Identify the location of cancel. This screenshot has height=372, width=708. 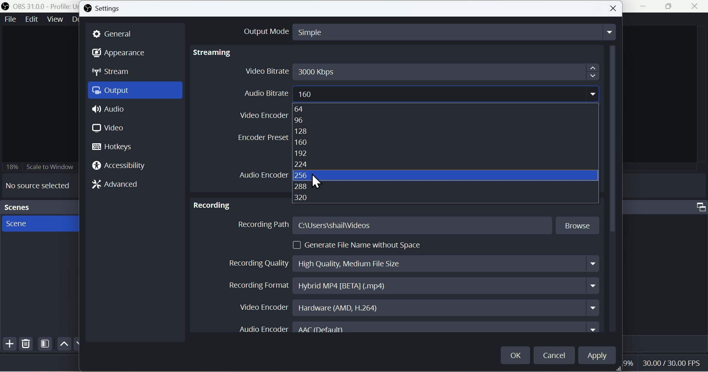
(555, 355).